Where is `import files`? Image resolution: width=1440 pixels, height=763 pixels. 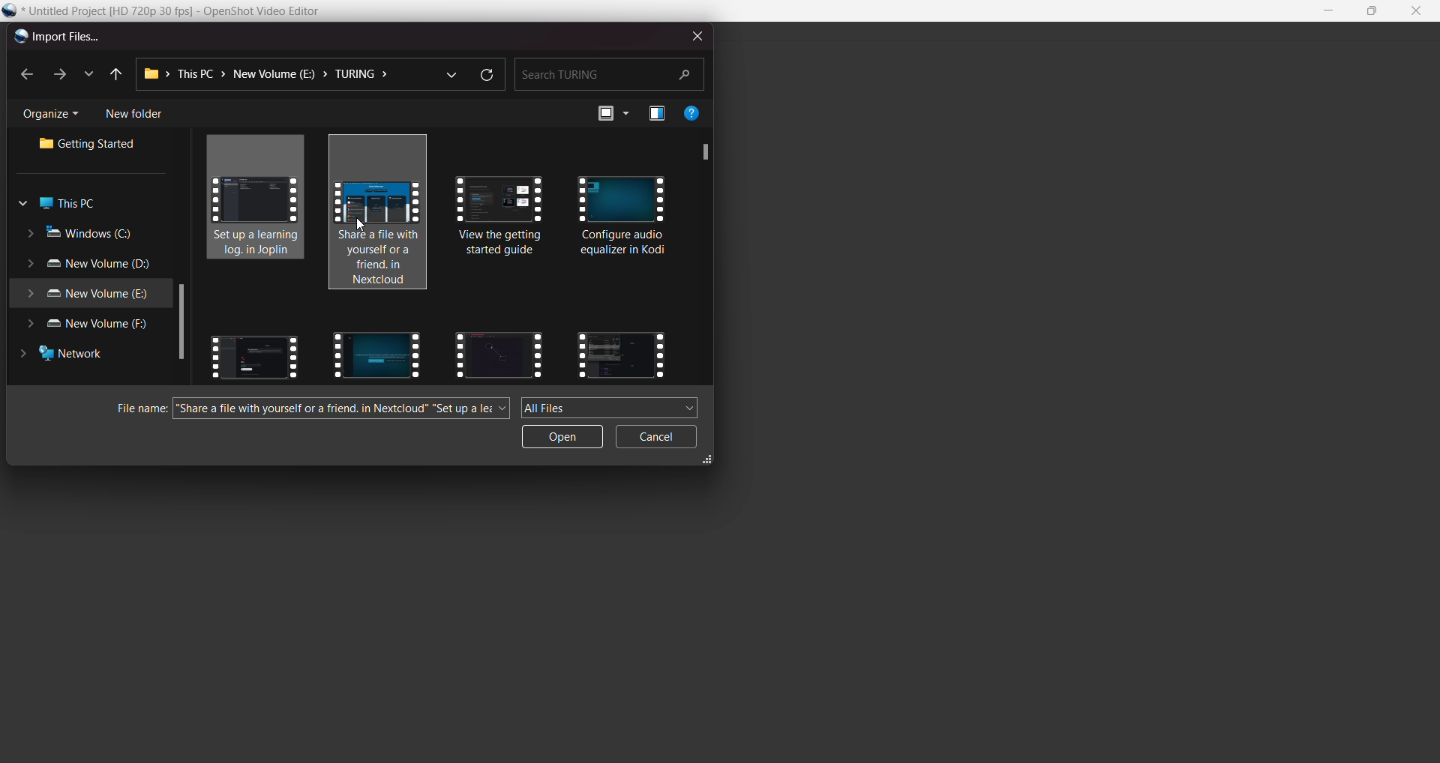 import files is located at coordinates (55, 37).